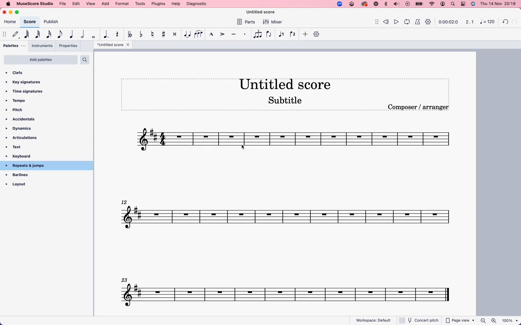 The height and width of the screenshot is (325, 521). Describe the element at coordinates (113, 45) in the screenshot. I see `score name` at that location.